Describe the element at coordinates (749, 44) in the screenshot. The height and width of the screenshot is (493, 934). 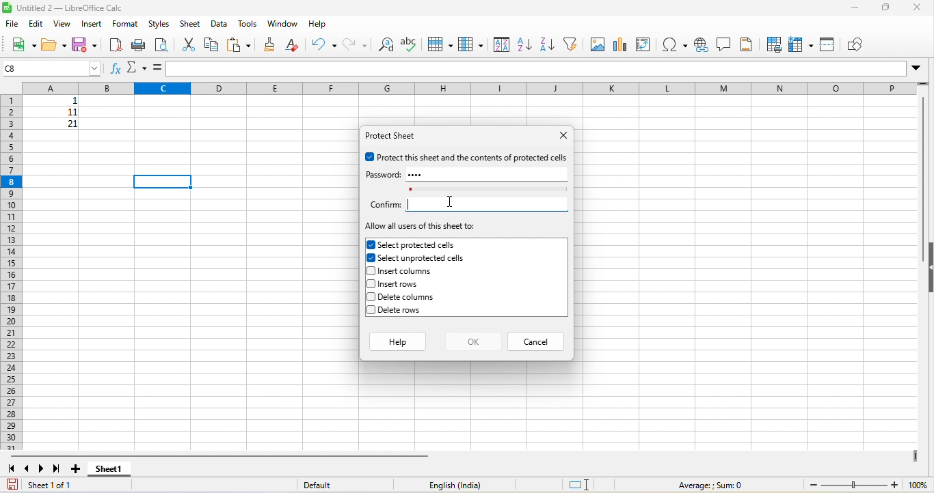
I see `header and footer` at that location.